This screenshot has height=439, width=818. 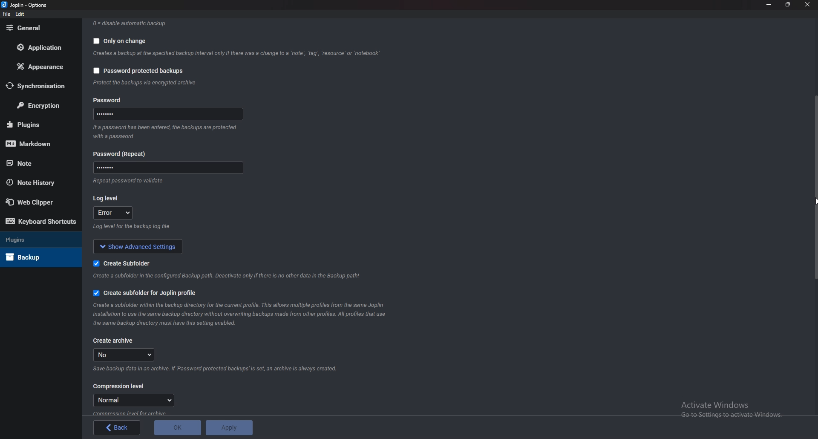 What do you see at coordinates (147, 293) in the screenshot?
I see `create subfolder for Joplin profile` at bounding box center [147, 293].